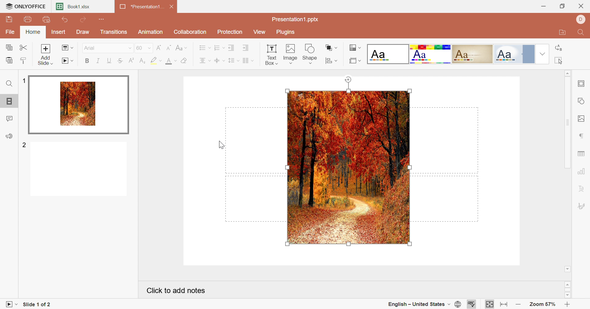 This screenshot has width=590, height=309. What do you see at coordinates (46, 19) in the screenshot?
I see `Print Preview` at bounding box center [46, 19].